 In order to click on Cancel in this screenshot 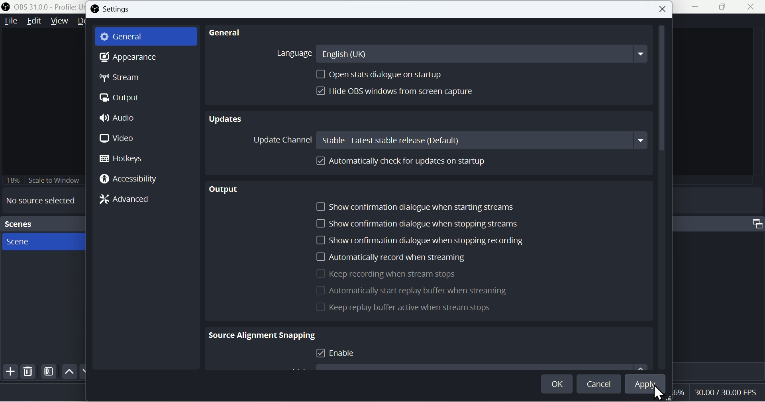, I will do `click(599, 385)`.